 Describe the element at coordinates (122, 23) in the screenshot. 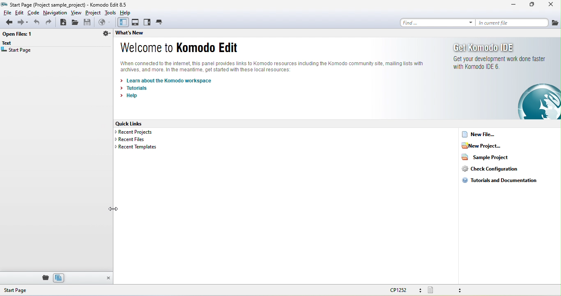

I see `left pane` at that location.